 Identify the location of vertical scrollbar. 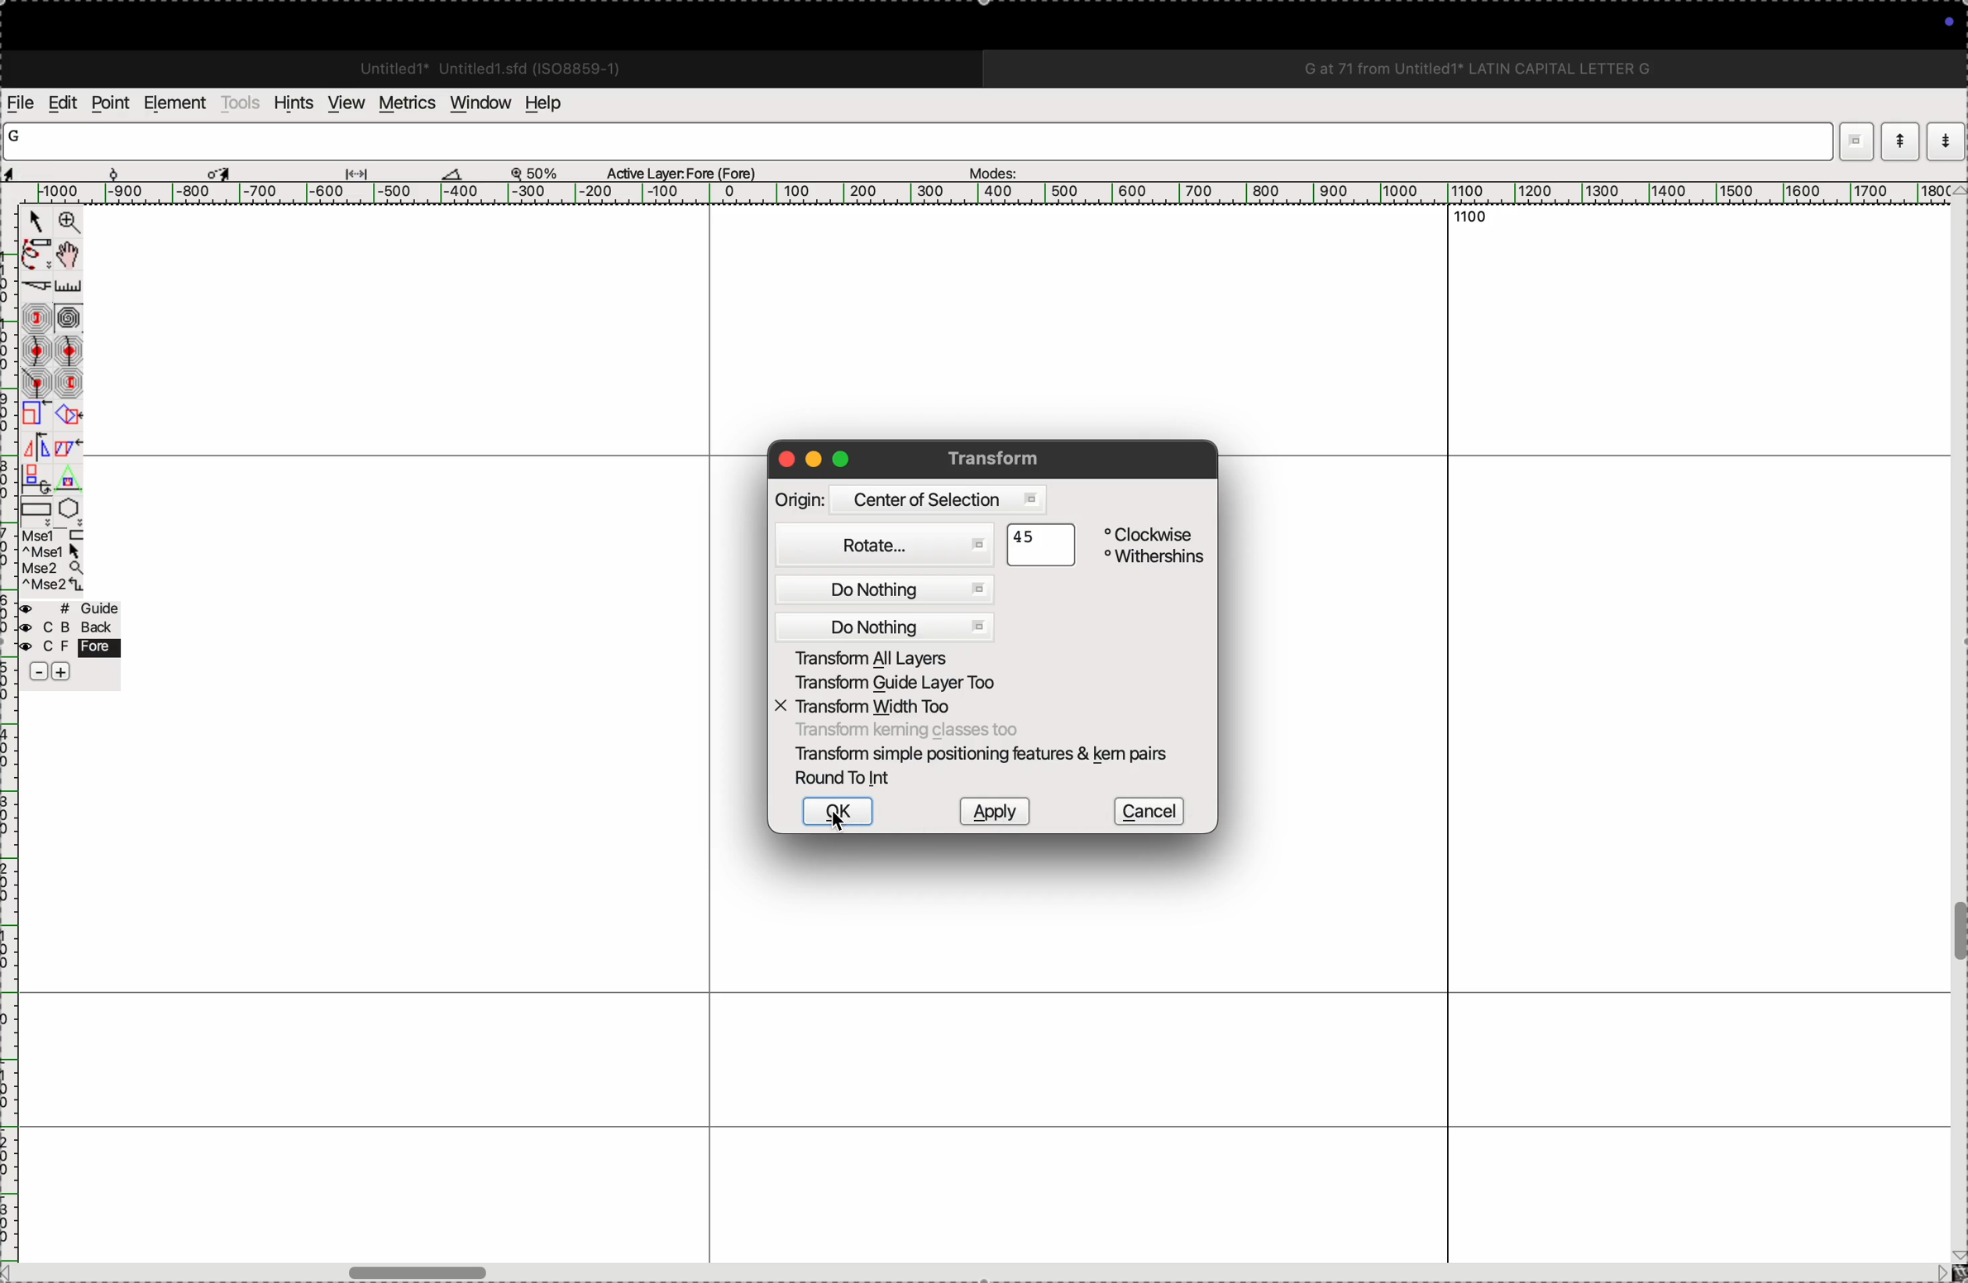
(1955, 740).